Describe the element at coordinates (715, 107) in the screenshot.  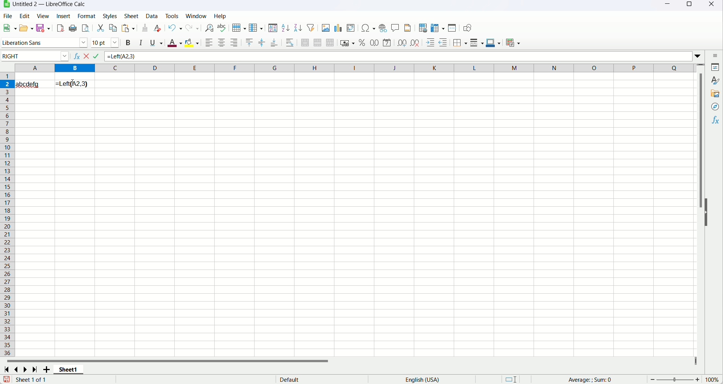
I see `navigator` at that location.